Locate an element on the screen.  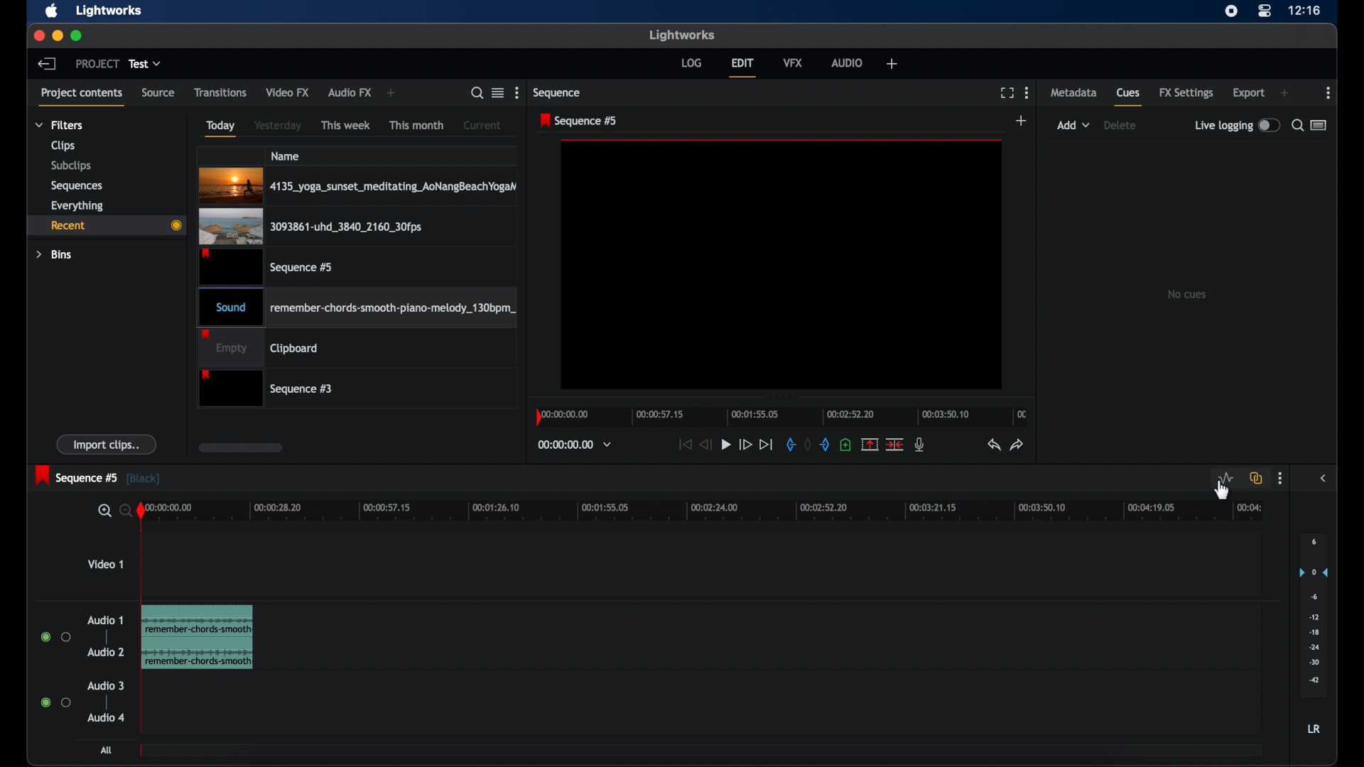
transitions is located at coordinates (220, 92).